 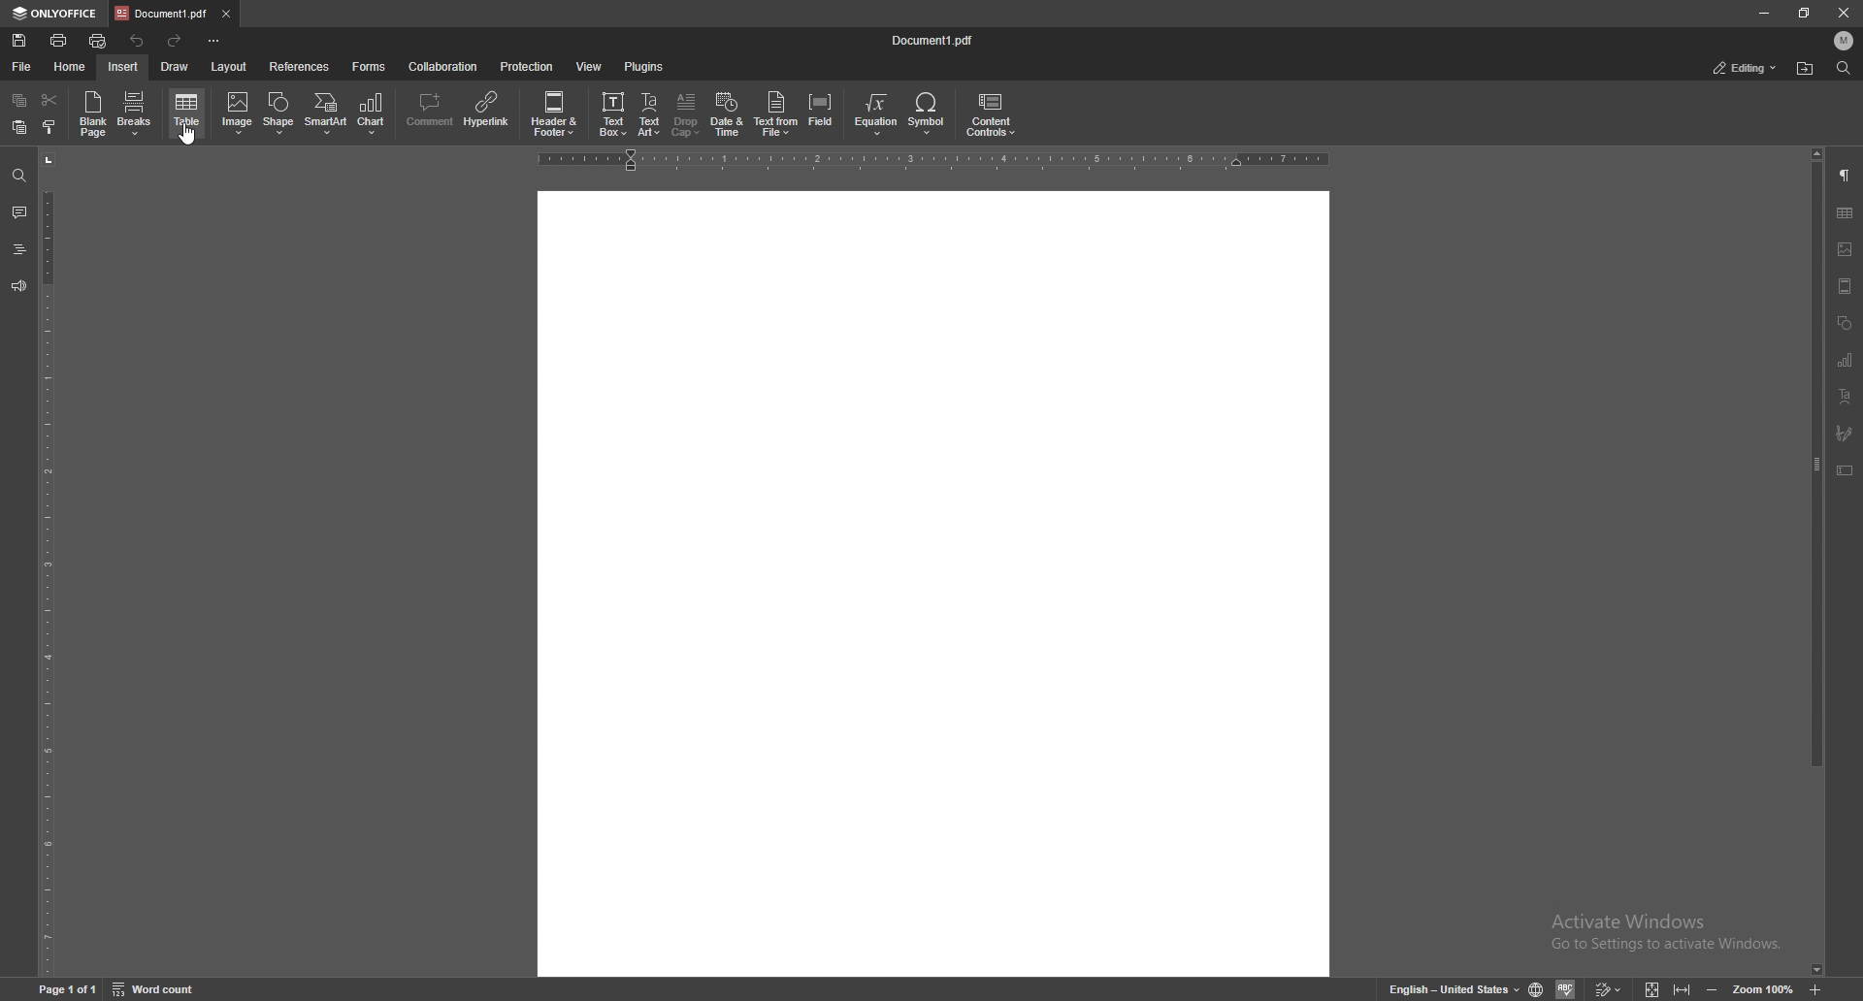 What do you see at coordinates (1683, 988) in the screenshot?
I see `fit to width` at bounding box center [1683, 988].